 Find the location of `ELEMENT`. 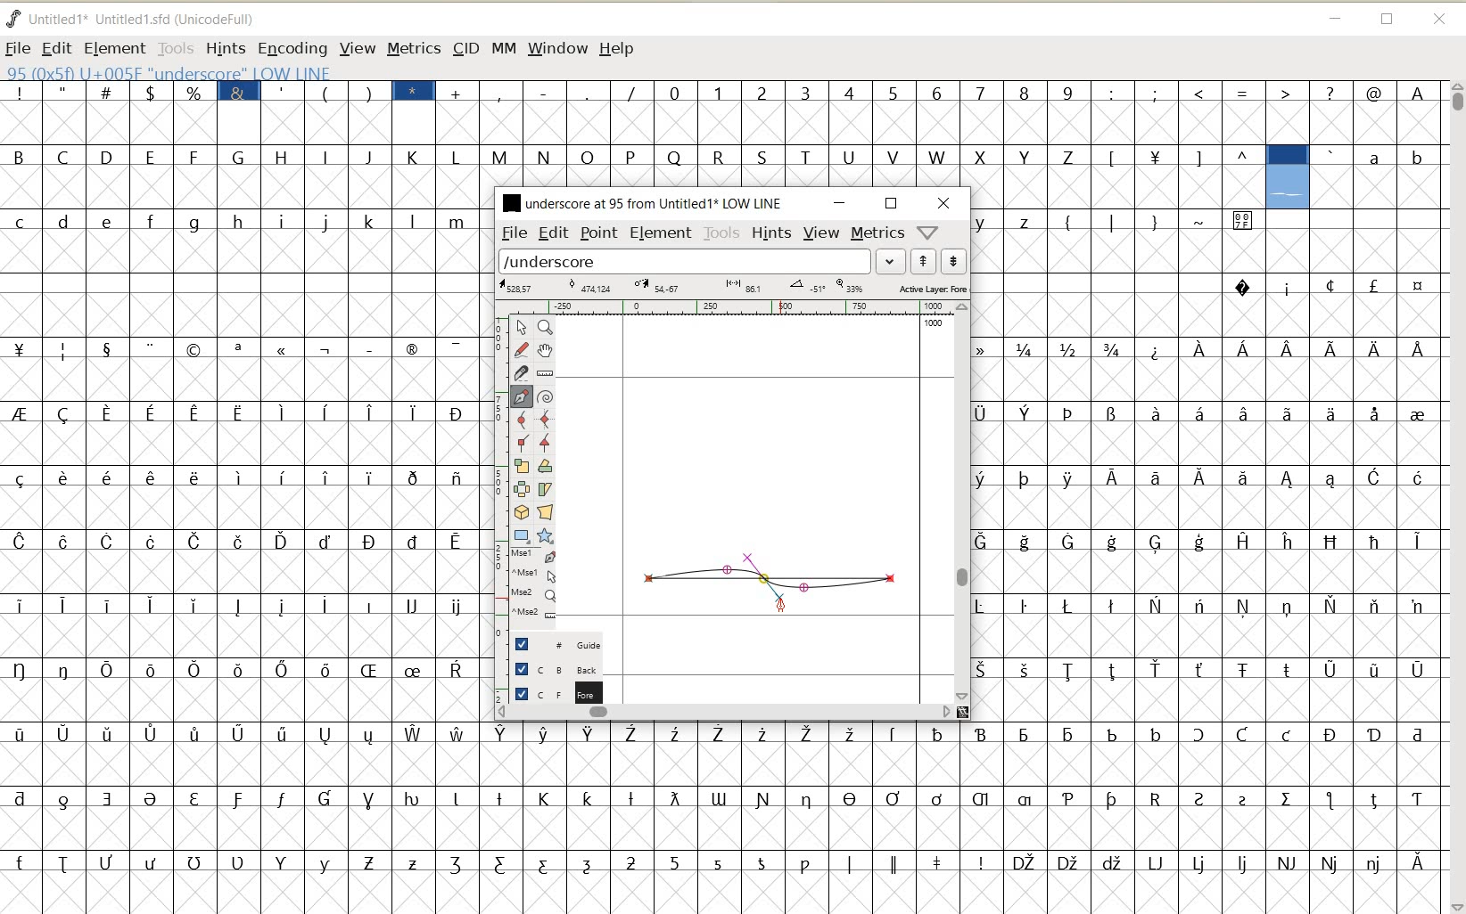

ELEMENT is located at coordinates (114, 49).